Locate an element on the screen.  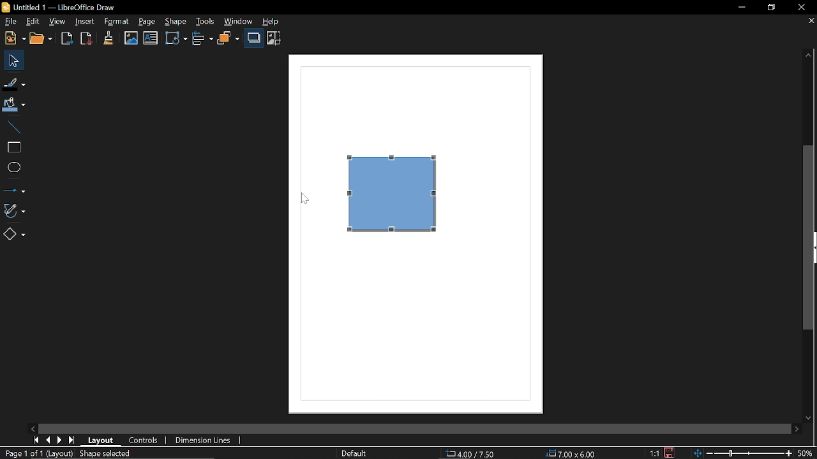
Clone formatting is located at coordinates (109, 38).